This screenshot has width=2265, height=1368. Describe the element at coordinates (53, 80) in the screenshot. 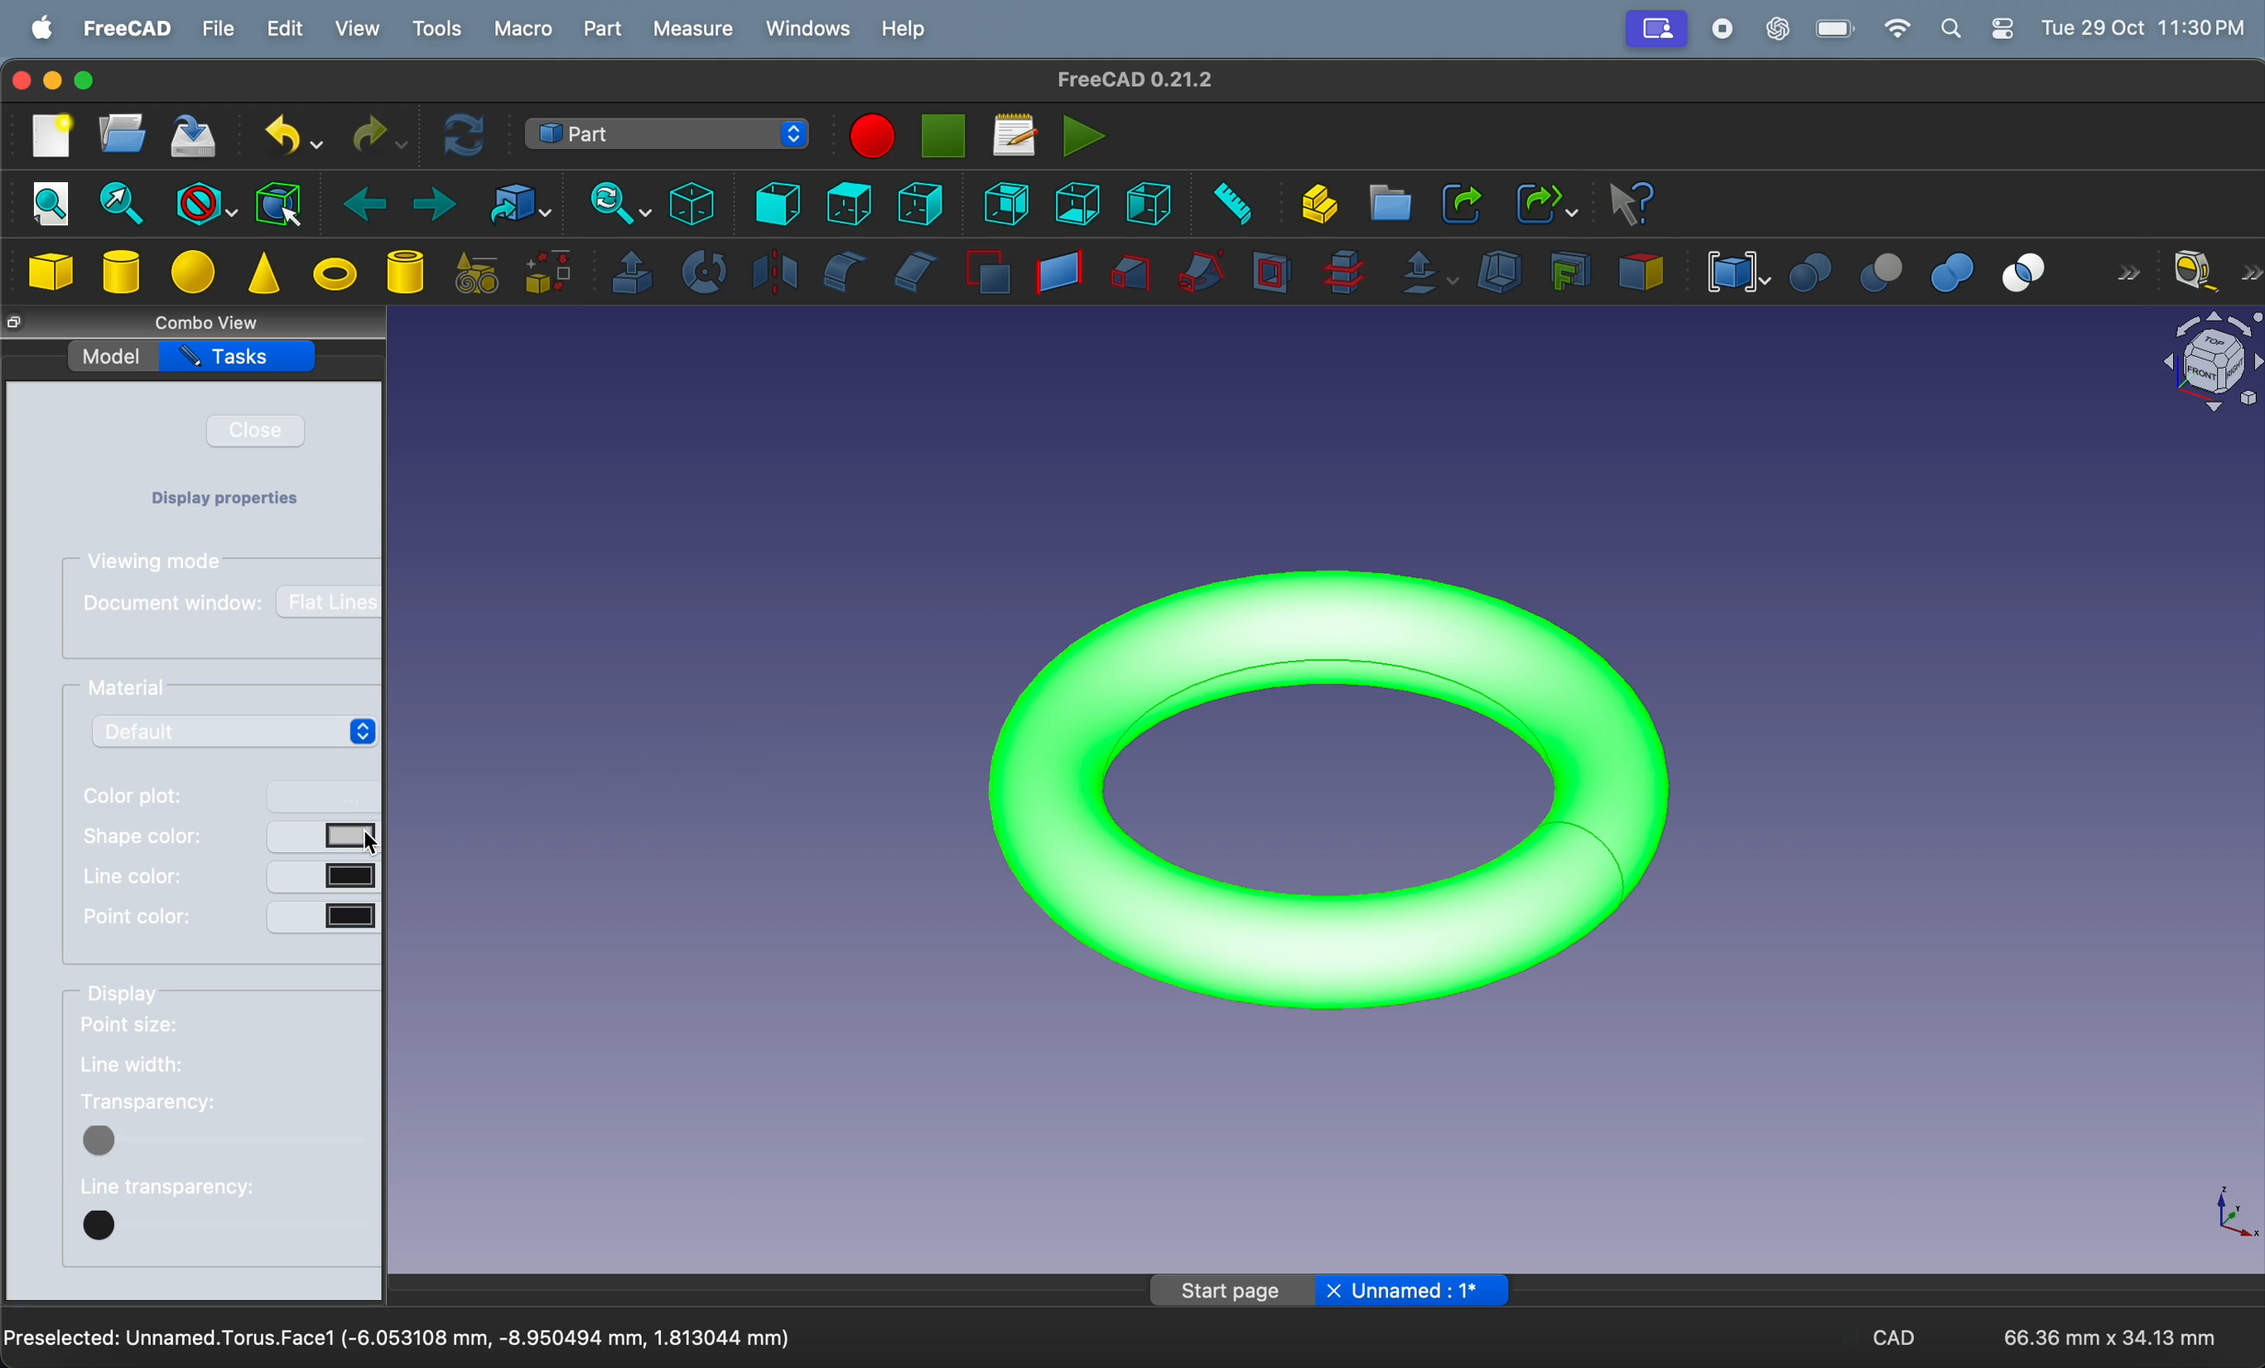

I see `minimize` at that location.